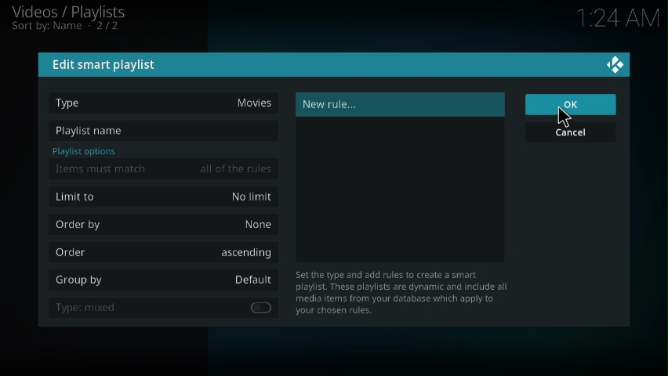  Describe the element at coordinates (255, 103) in the screenshot. I see `movies` at that location.